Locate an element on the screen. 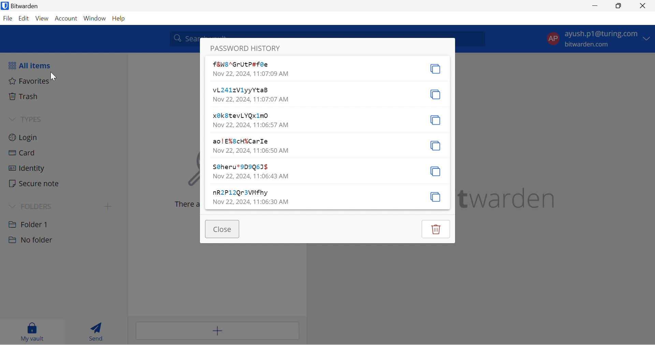  nR2P12Qr3VMfhy is located at coordinates (241, 193).